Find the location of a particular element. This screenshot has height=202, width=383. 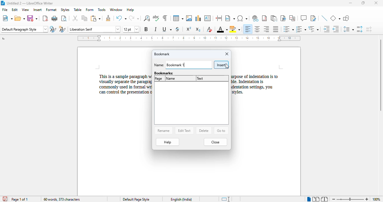

table is located at coordinates (78, 10).